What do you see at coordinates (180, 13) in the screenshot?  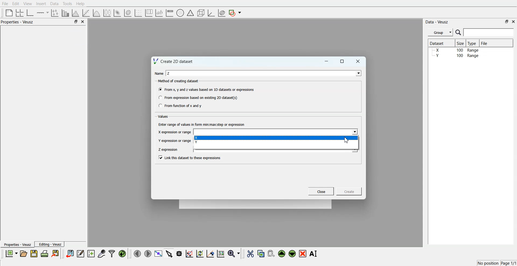 I see `Polar Graph` at bounding box center [180, 13].